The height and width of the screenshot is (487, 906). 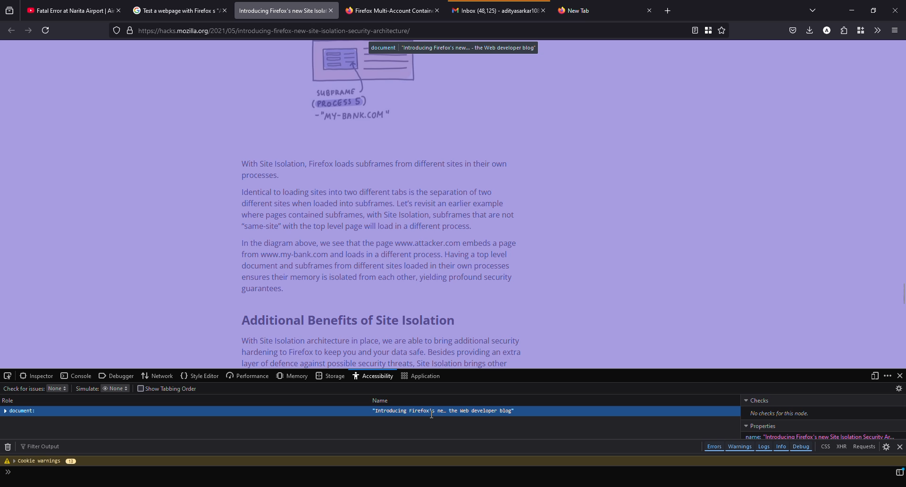 I want to click on logs, so click(x=764, y=447).